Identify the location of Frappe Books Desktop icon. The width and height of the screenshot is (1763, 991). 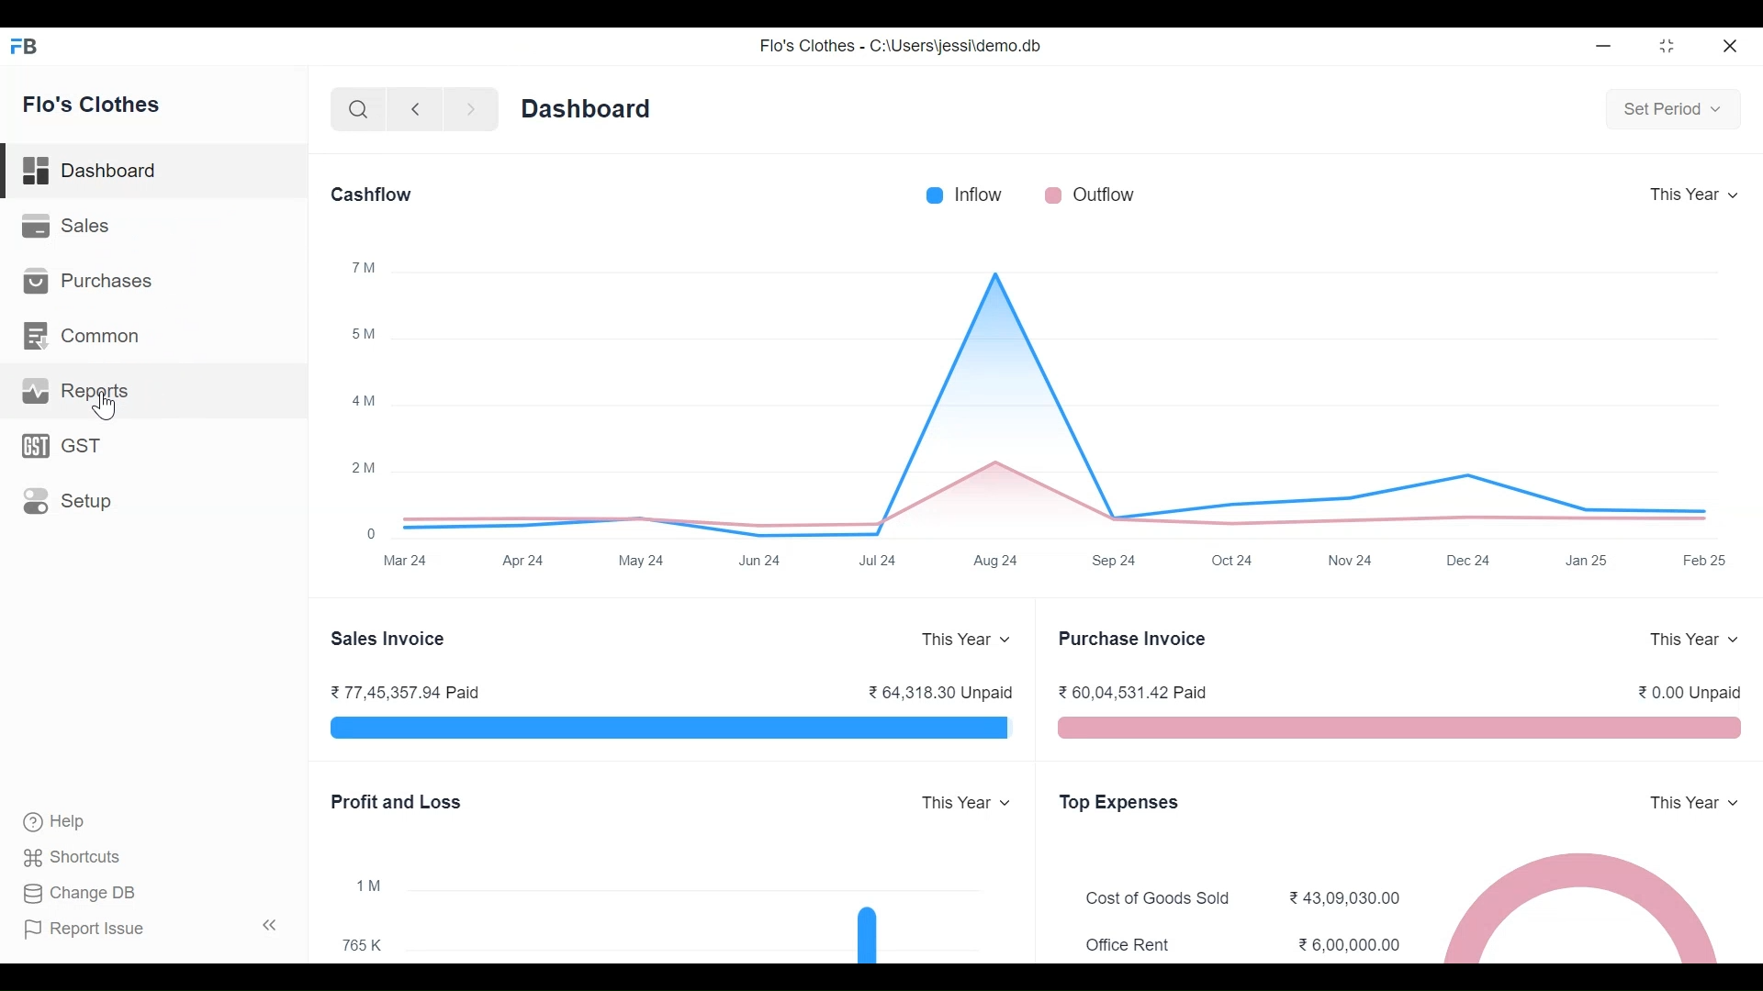
(26, 48).